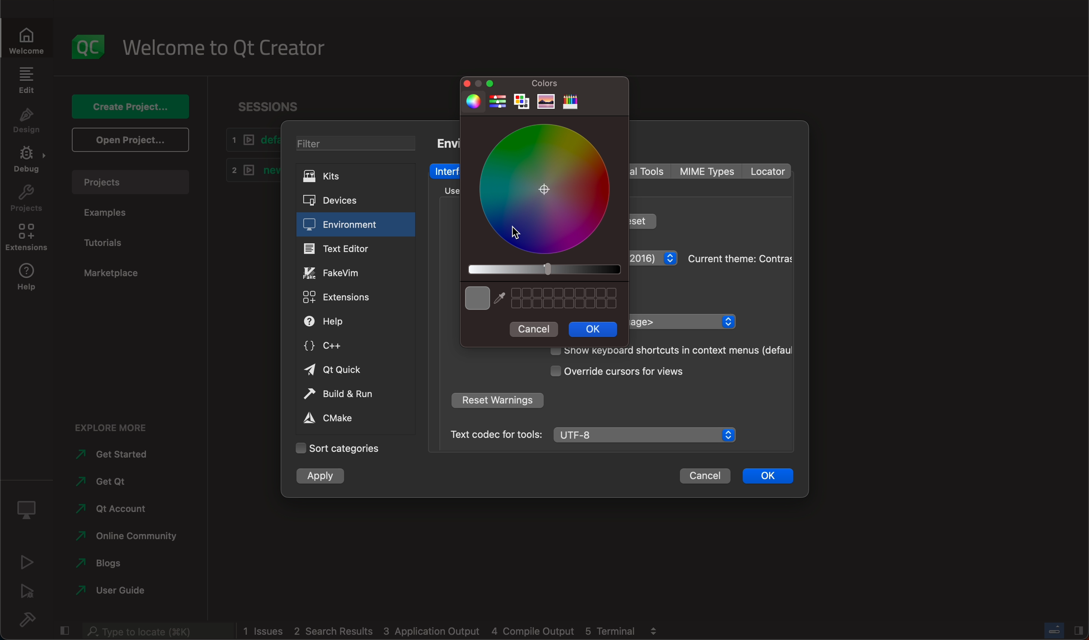  I want to click on logs, so click(440, 631).